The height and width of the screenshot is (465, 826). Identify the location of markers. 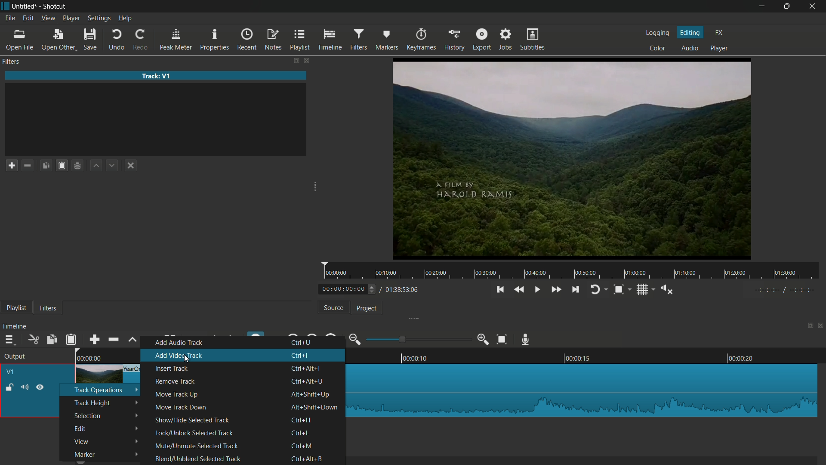
(386, 40).